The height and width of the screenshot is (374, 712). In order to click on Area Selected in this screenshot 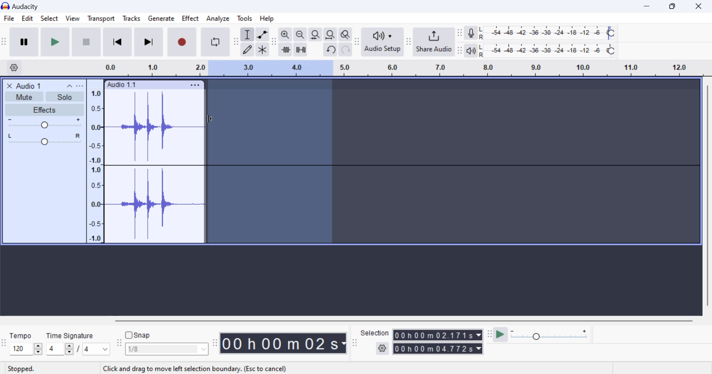, I will do `click(270, 163)`.